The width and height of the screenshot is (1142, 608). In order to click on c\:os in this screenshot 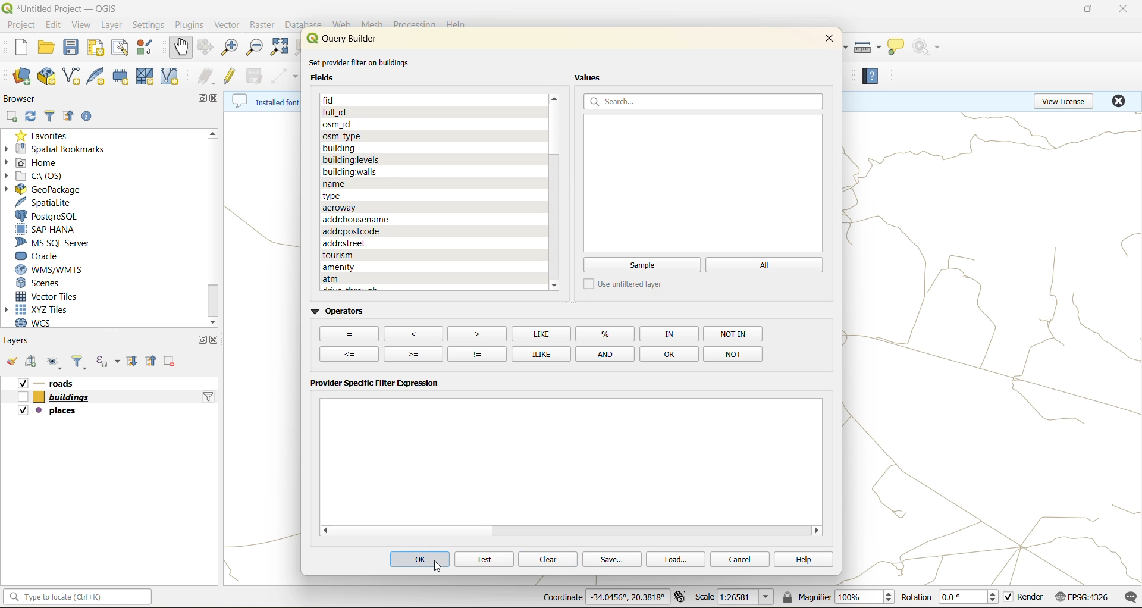, I will do `click(40, 175)`.